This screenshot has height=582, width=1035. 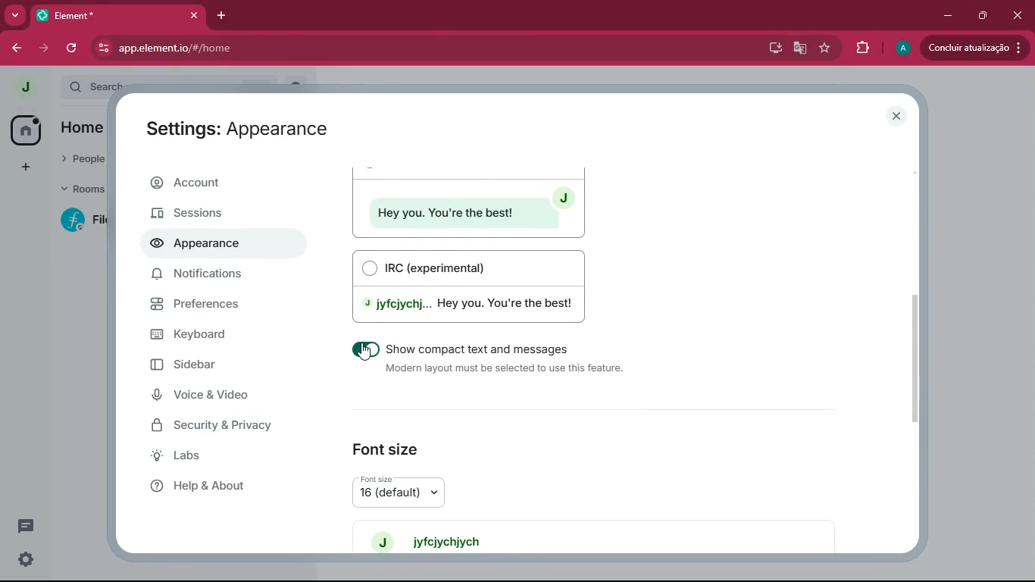 What do you see at coordinates (224, 12) in the screenshot?
I see `add tab` at bounding box center [224, 12].